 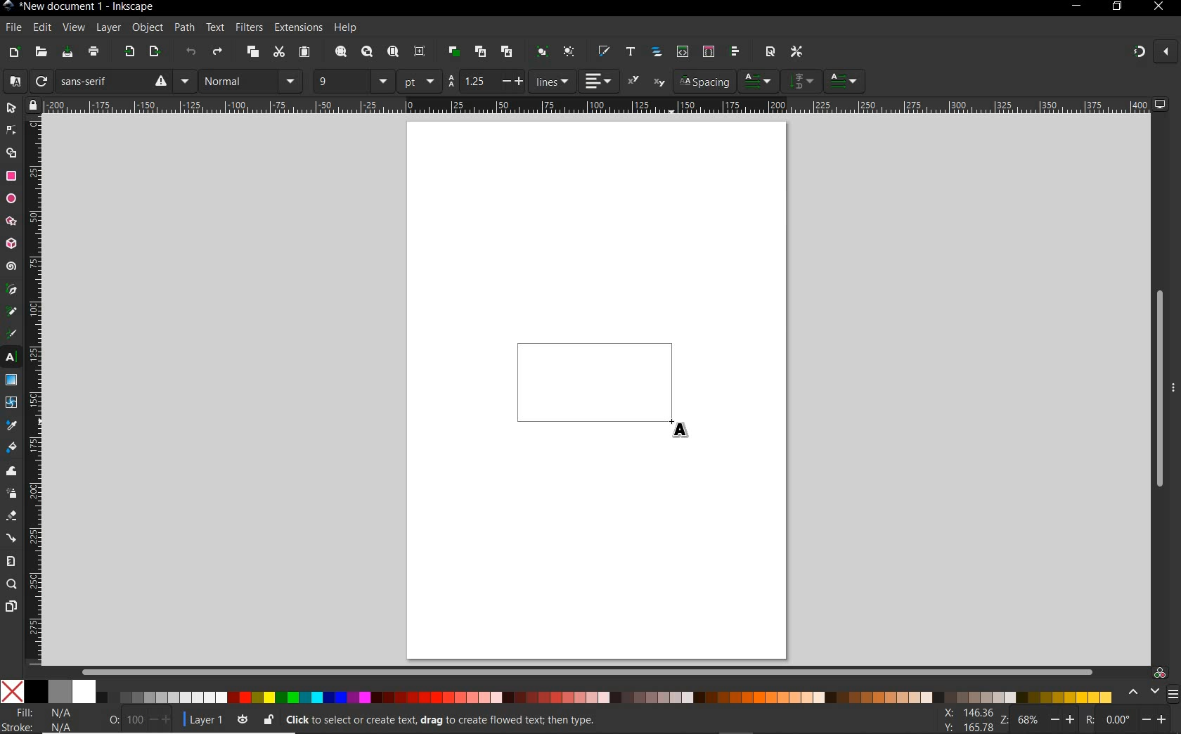 I want to click on 0, so click(x=113, y=717).